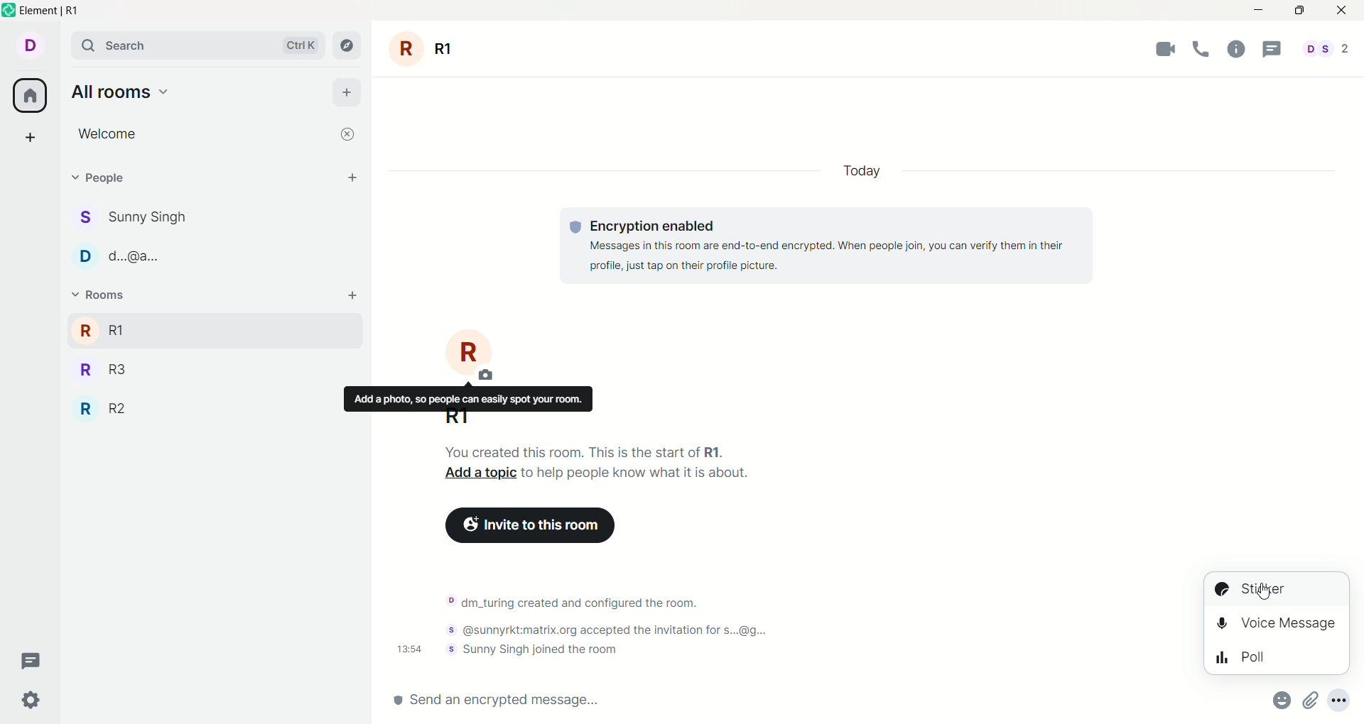  Describe the element at coordinates (838, 246) in the screenshot. I see `text` at that location.